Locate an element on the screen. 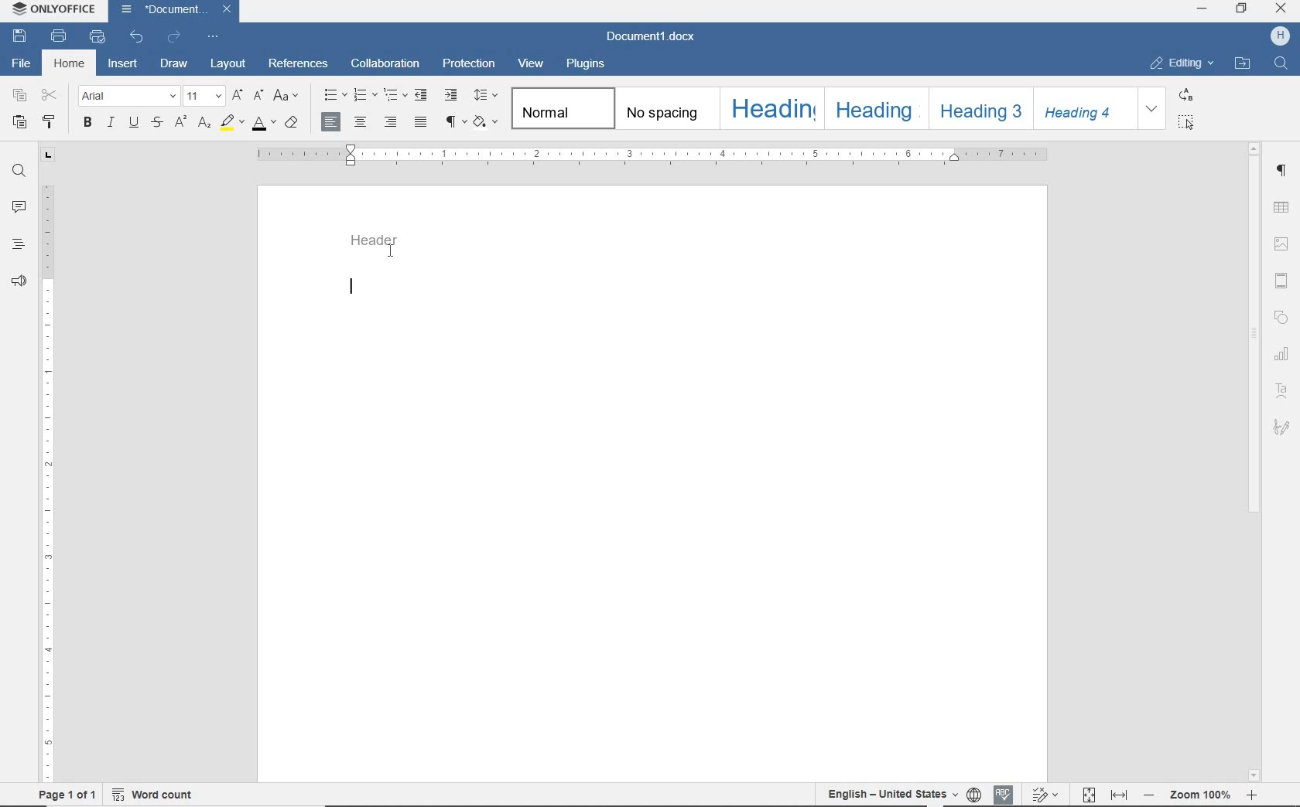 The width and height of the screenshot is (1300, 807). align left is located at coordinates (332, 122).